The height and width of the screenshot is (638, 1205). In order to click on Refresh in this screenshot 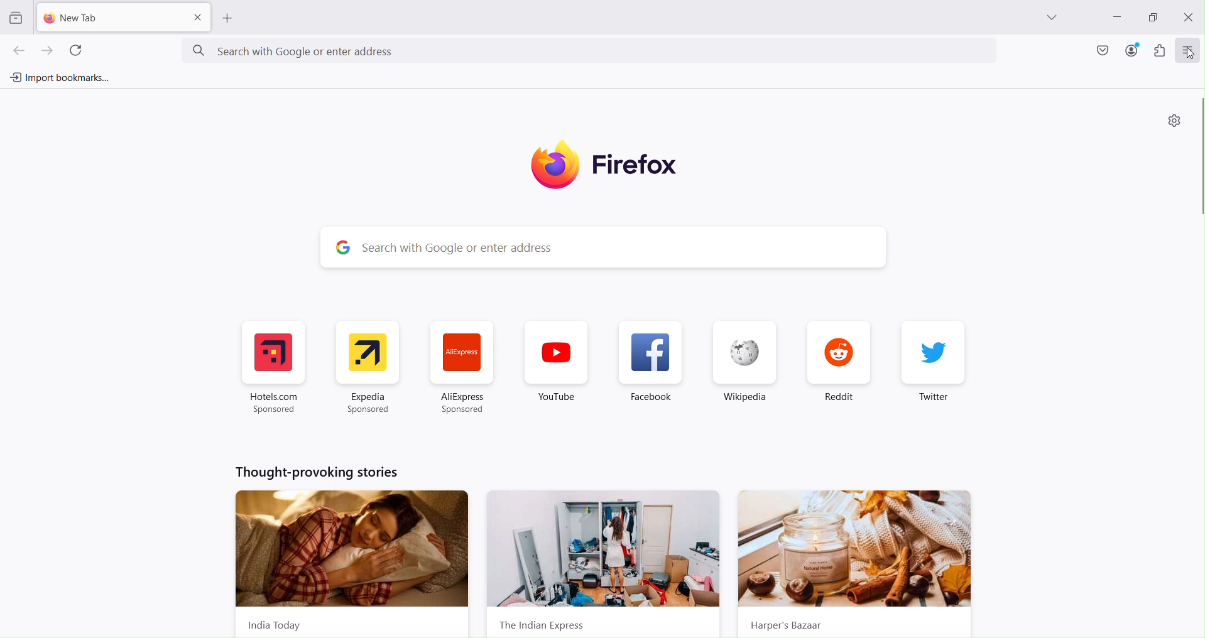, I will do `click(76, 49)`.